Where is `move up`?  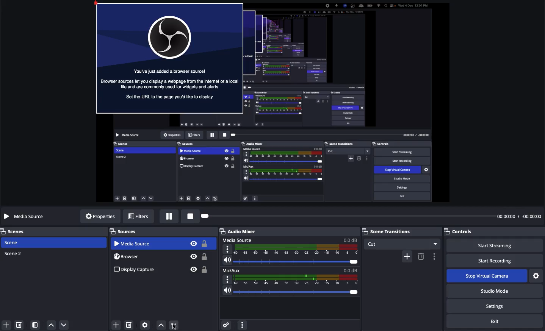 move up is located at coordinates (52, 324).